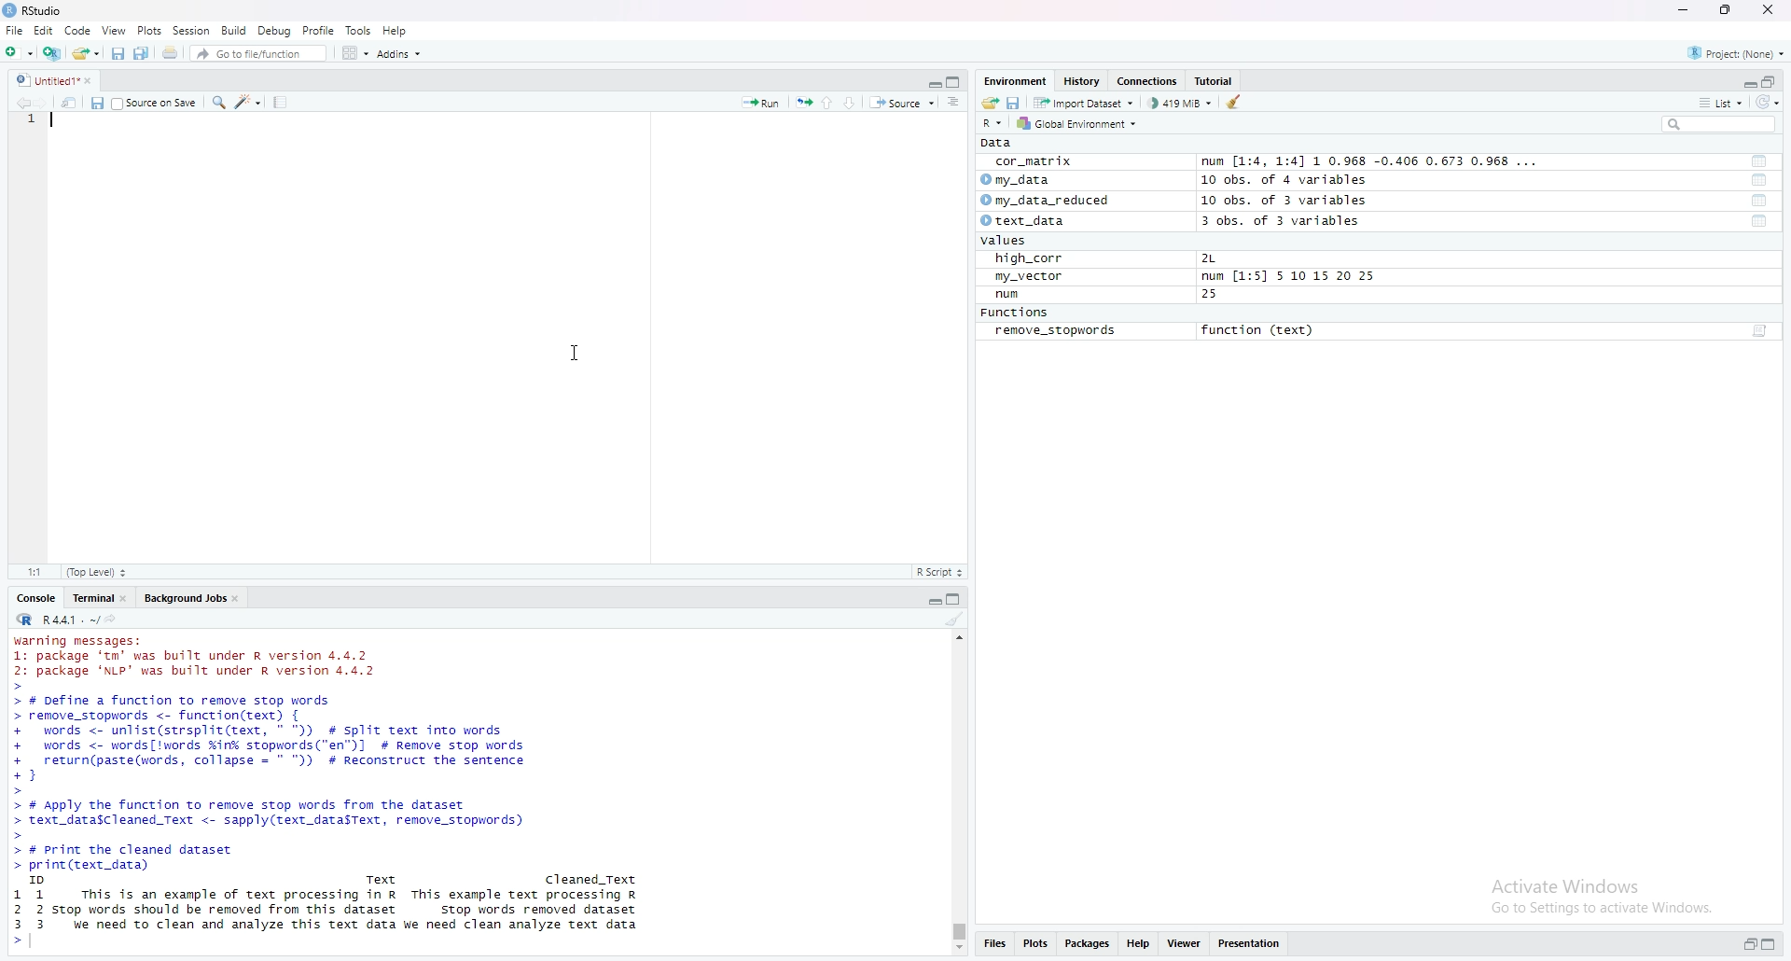 Image resolution: width=1791 pixels, height=961 pixels. I want to click on import Dataset, so click(1087, 103).